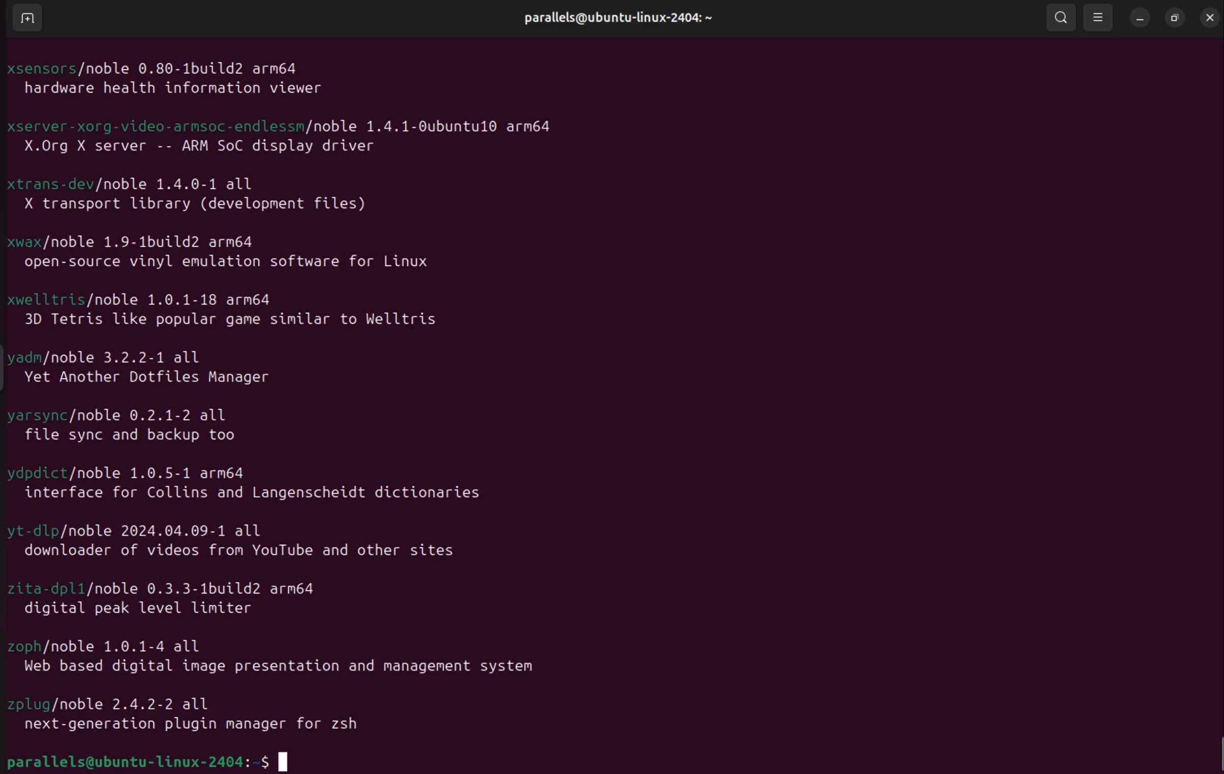 This screenshot has height=774, width=1224. What do you see at coordinates (199, 715) in the screenshot?
I see `zplug/noble 2.4.2-2 all
next-generation plugin manager for zsh` at bounding box center [199, 715].